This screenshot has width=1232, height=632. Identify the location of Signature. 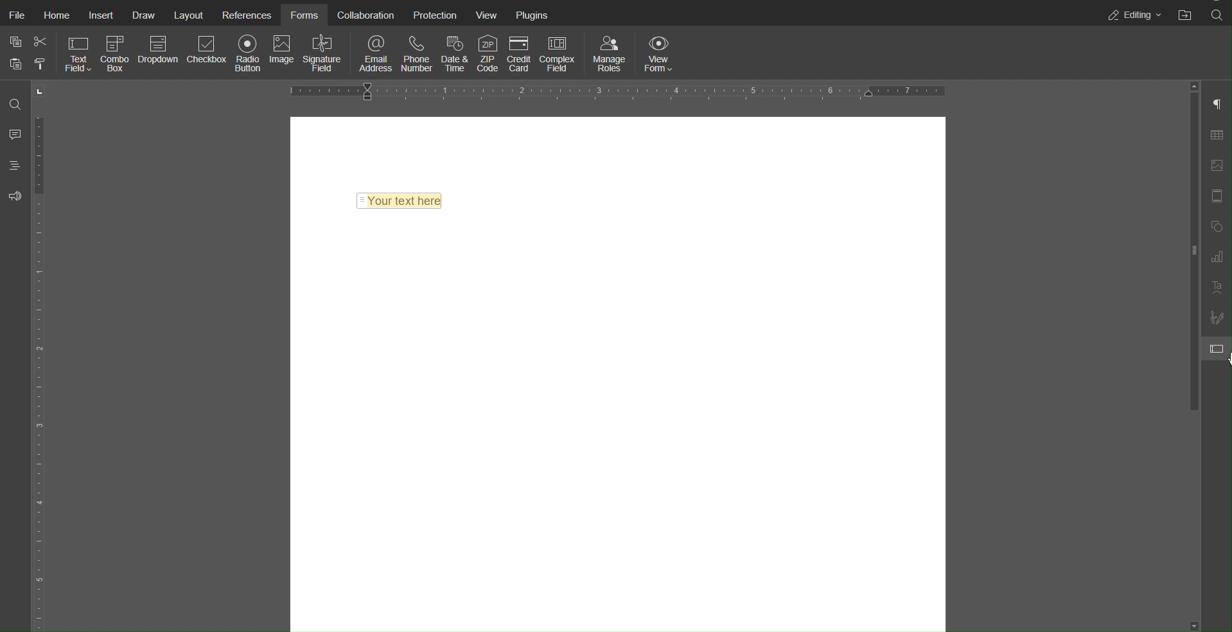
(1215, 318).